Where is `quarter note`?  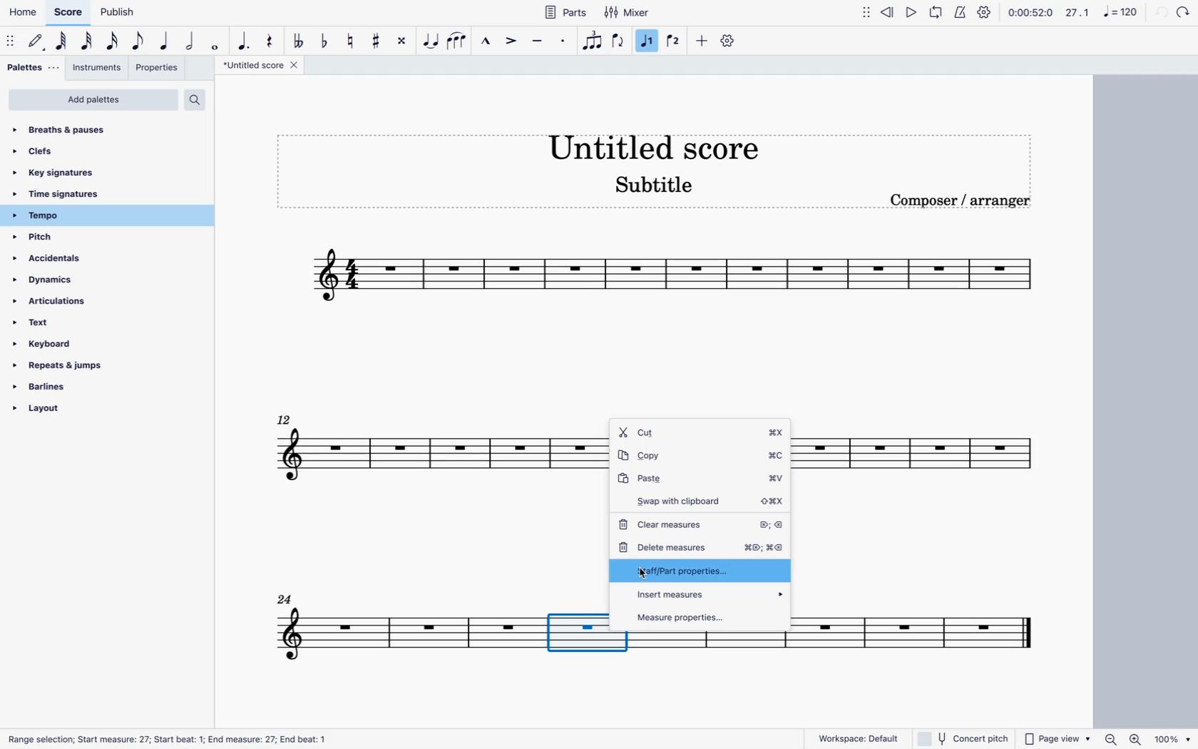 quarter note is located at coordinates (165, 40).